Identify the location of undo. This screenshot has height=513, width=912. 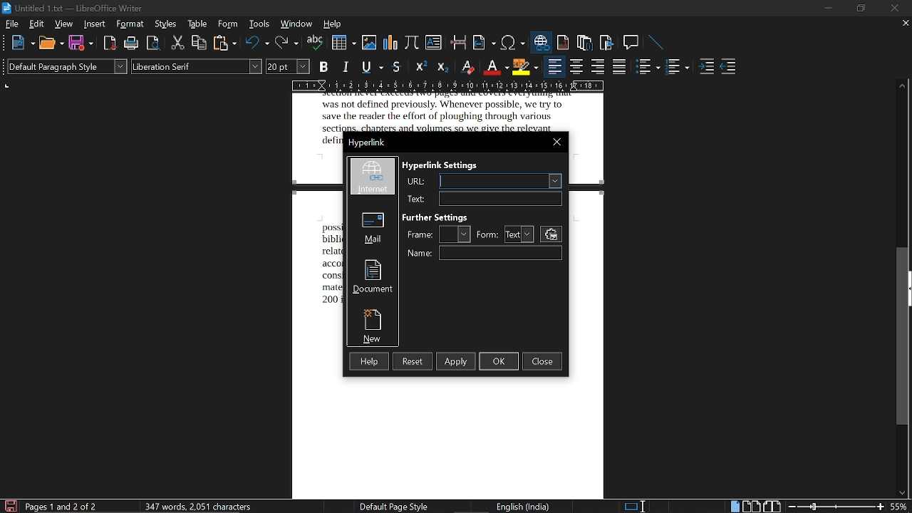
(257, 43).